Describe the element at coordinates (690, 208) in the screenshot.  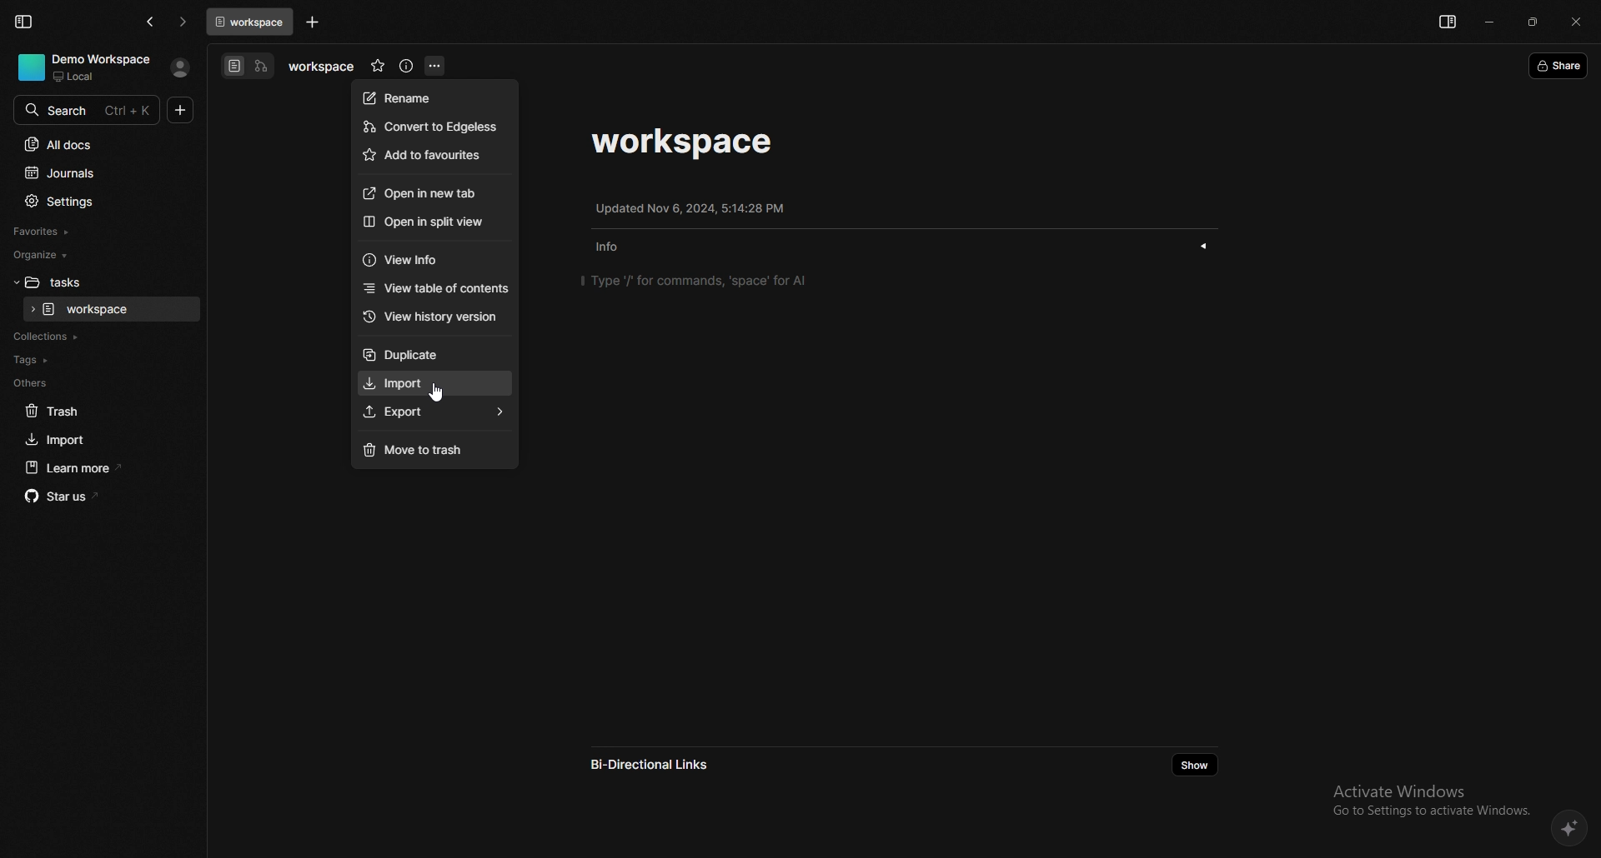
I see `update info` at that location.